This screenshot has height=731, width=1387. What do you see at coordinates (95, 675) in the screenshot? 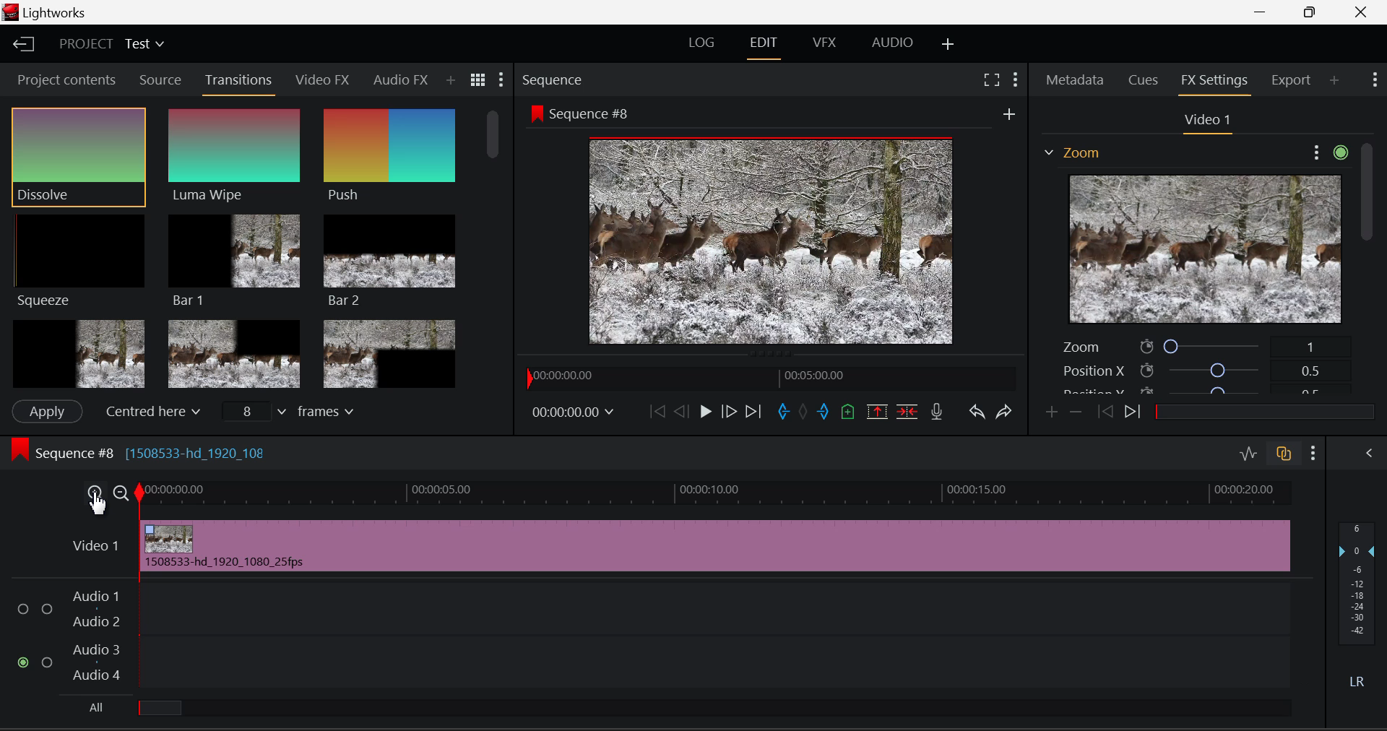
I see `Audio 4` at bounding box center [95, 675].